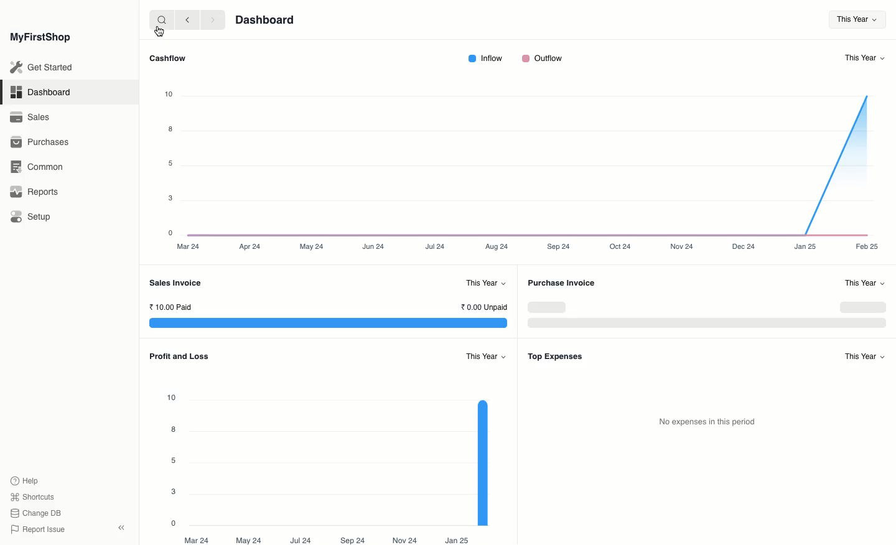  What do you see at coordinates (40, 91) in the screenshot?
I see `Dashboard` at bounding box center [40, 91].